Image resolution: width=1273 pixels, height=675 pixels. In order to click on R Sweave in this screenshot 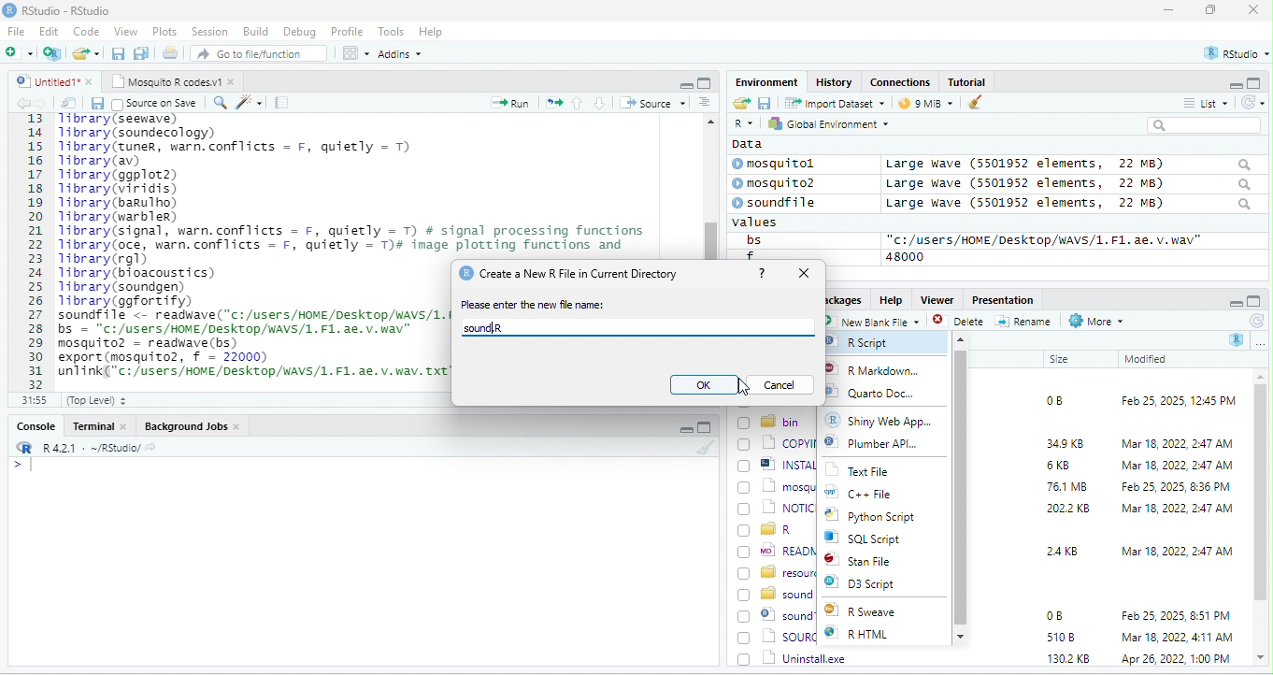, I will do `click(876, 612)`.